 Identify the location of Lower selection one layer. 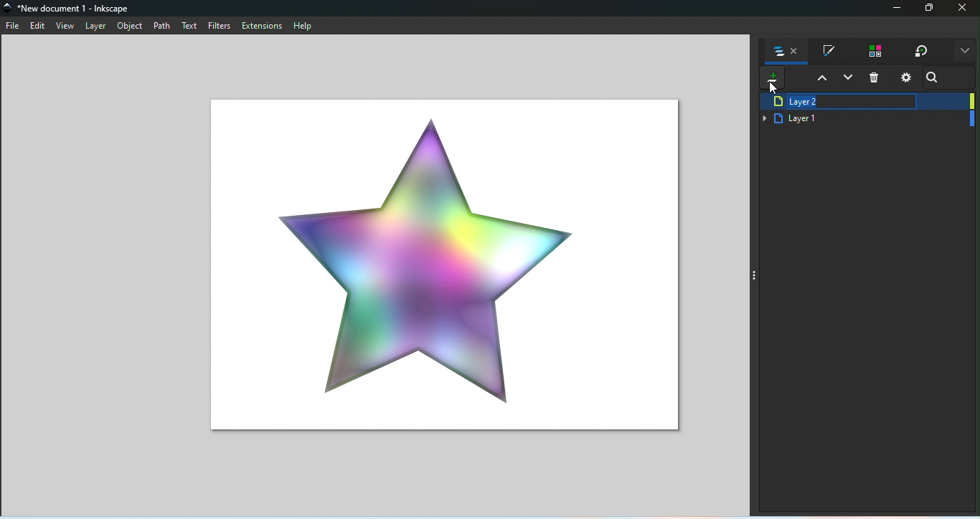
(849, 79).